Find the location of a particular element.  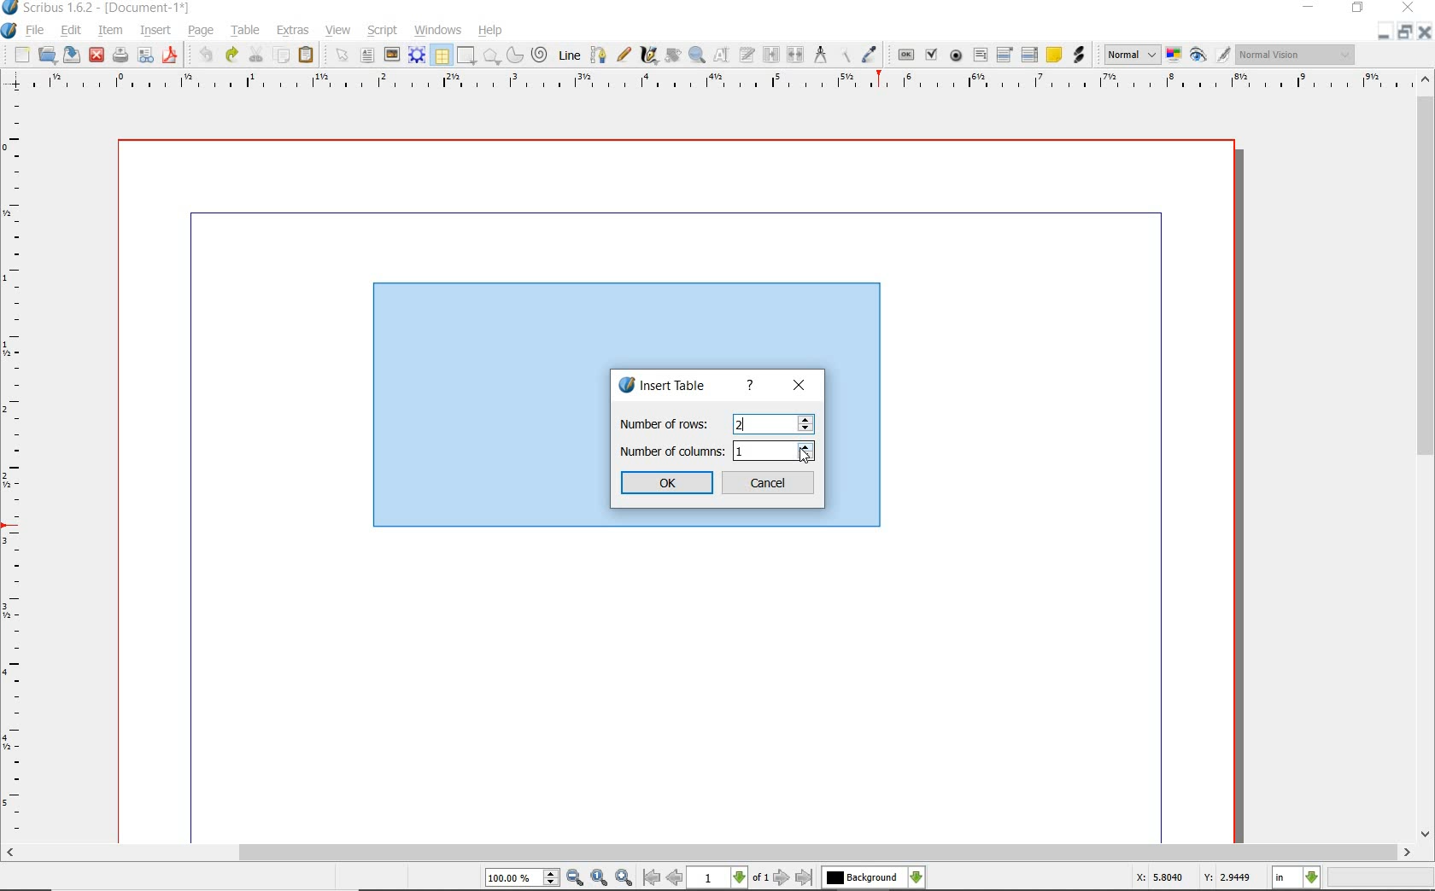

close is located at coordinates (798, 387).